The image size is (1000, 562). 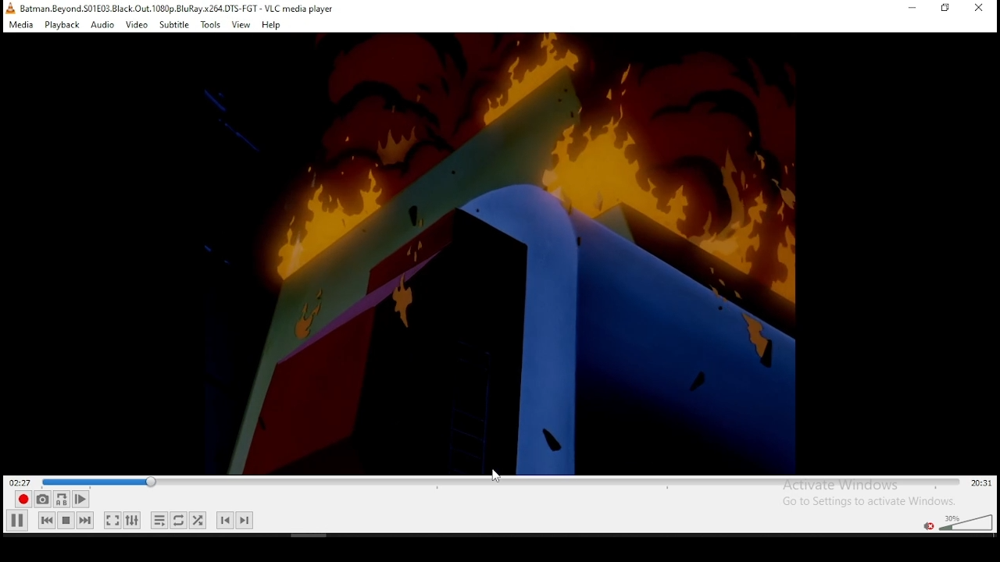 What do you see at coordinates (197, 520) in the screenshot?
I see `random` at bounding box center [197, 520].